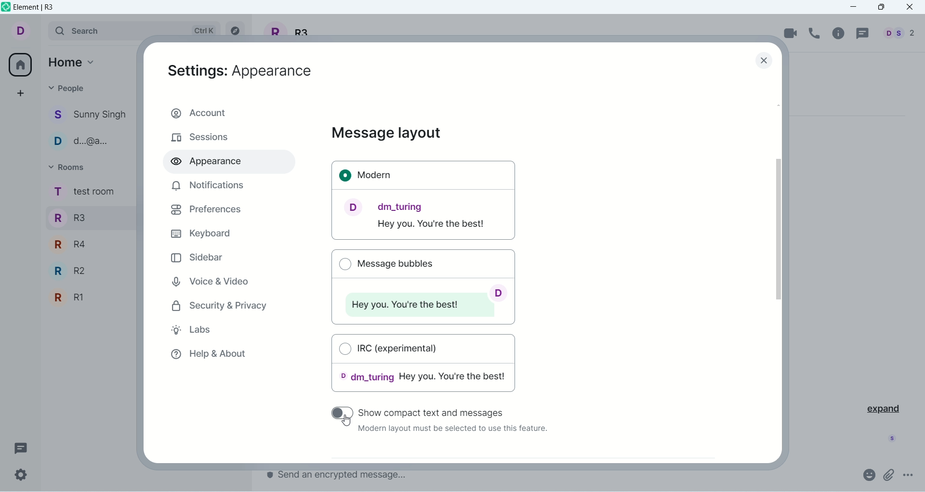 This screenshot has width=925, height=492. I want to click on people, so click(68, 88).